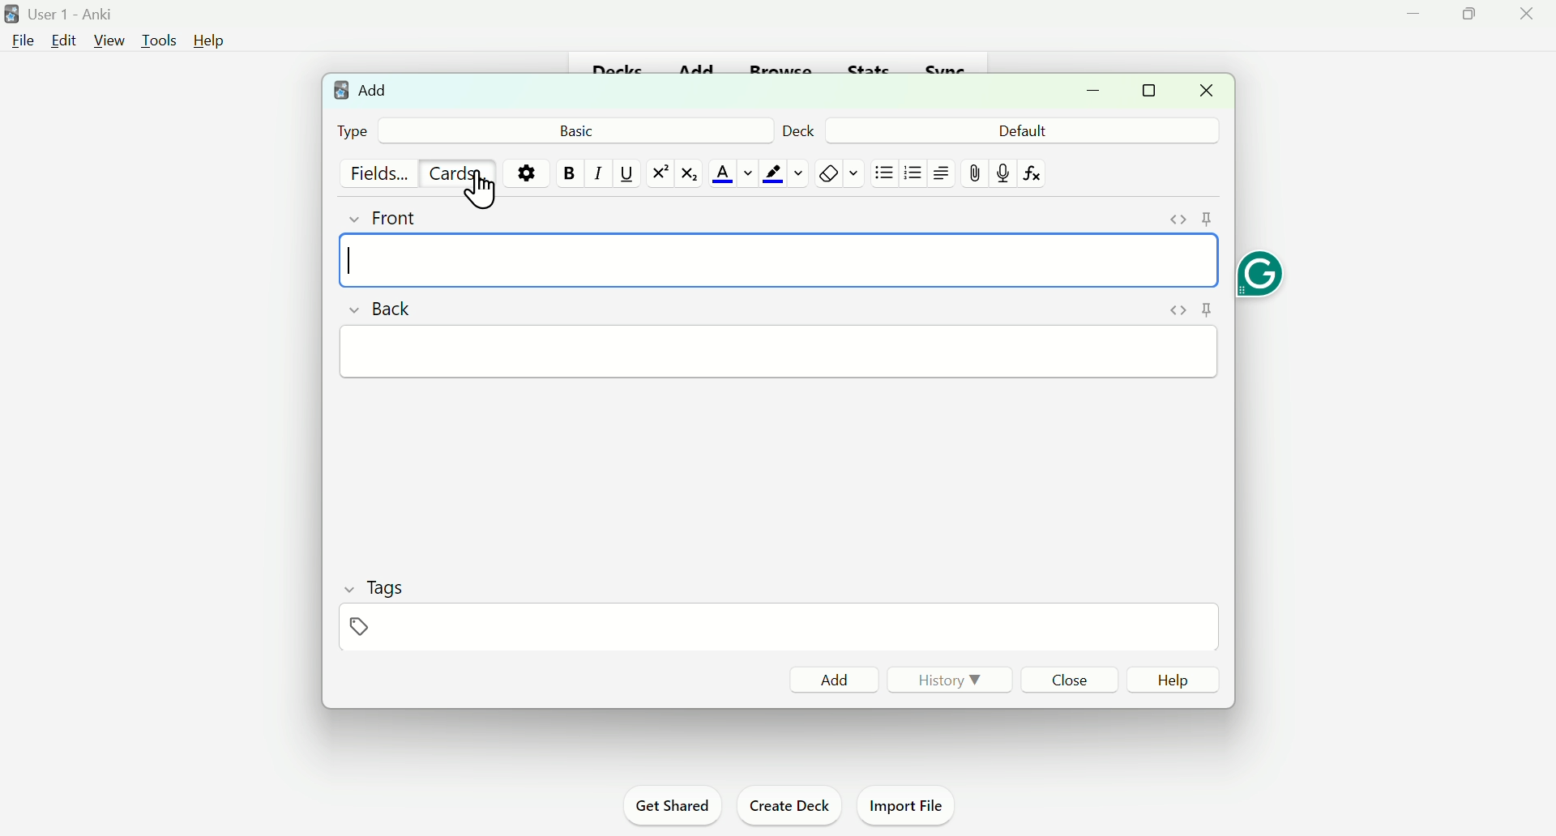 Image resolution: width=1556 pixels, height=836 pixels. Describe the element at coordinates (1171, 681) in the screenshot. I see `` at that location.